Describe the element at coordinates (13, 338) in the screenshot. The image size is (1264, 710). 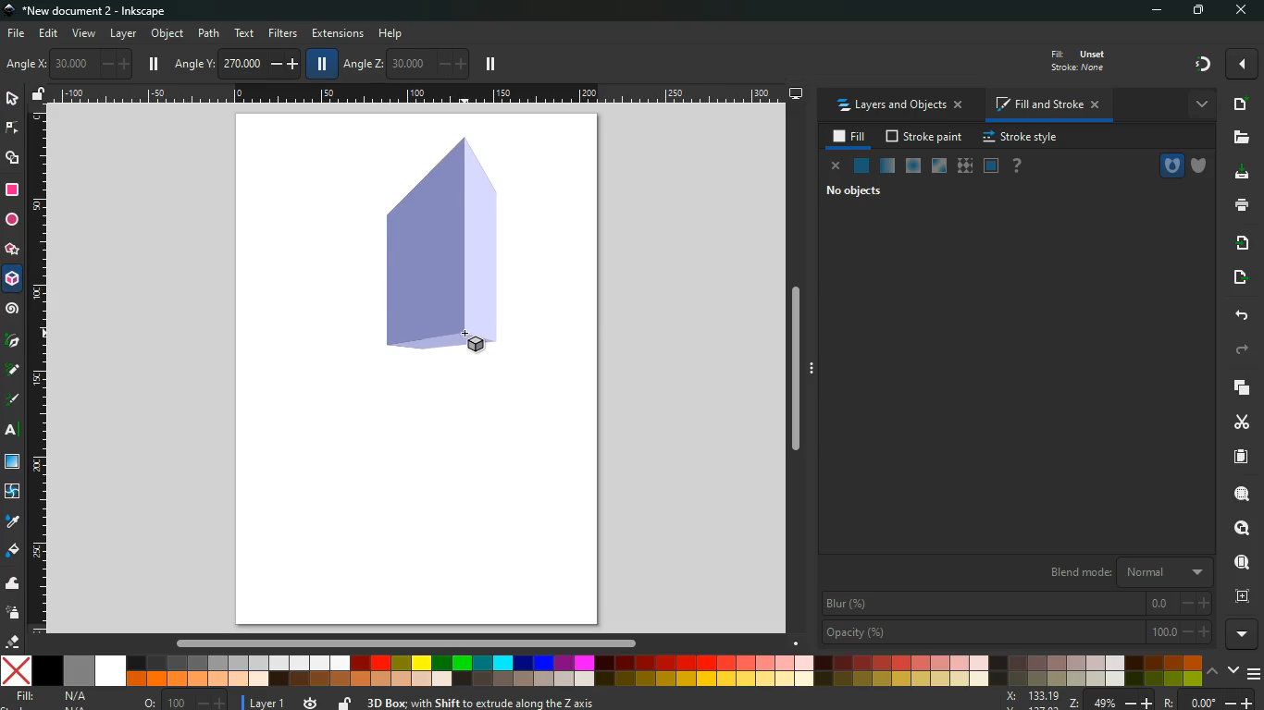
I see `Pic` at that location.